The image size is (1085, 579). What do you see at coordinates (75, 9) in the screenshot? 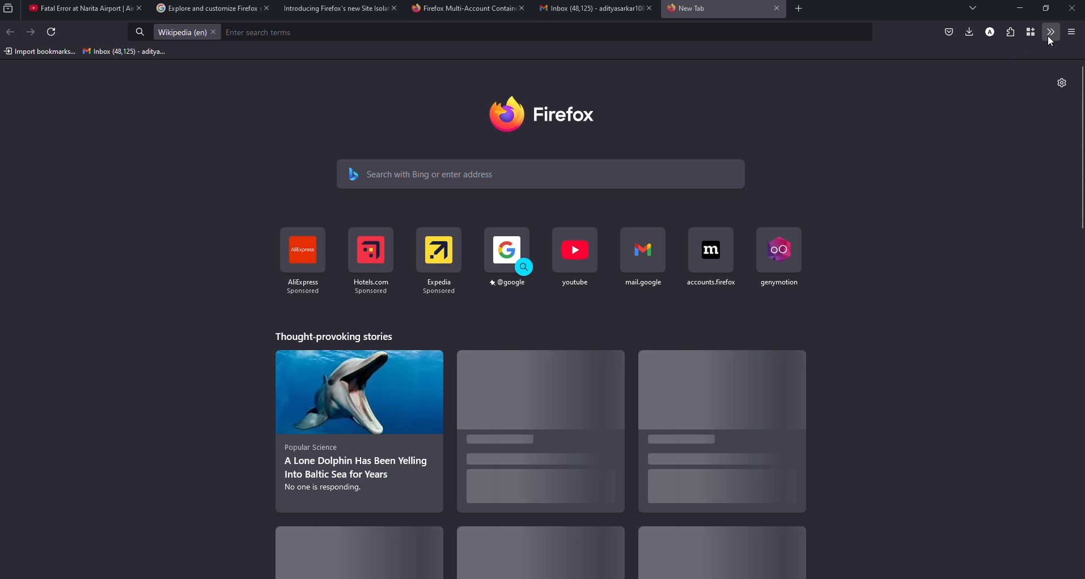
I see `tab` at bounding box center [75, 9].